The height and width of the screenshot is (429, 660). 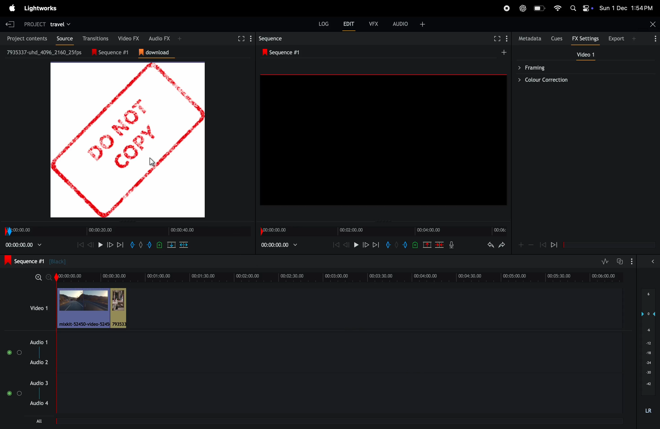 What do you see at coordinates (251, 39) in the screenshot?
I see `Settings` at bounding box center [251, 39].